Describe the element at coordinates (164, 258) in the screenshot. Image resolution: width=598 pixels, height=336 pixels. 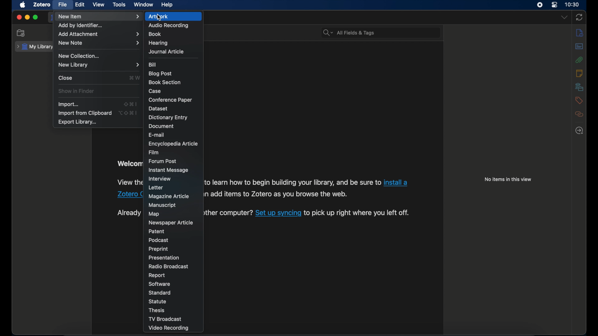
I see `presentation` at that location.